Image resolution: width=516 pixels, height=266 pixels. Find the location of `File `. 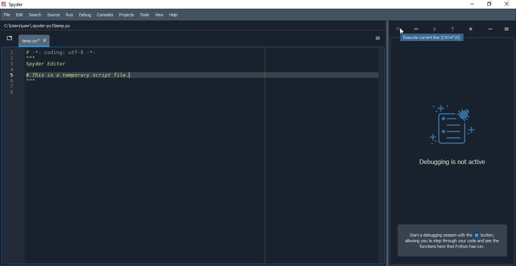

File  is located at coordinates (7, 14).